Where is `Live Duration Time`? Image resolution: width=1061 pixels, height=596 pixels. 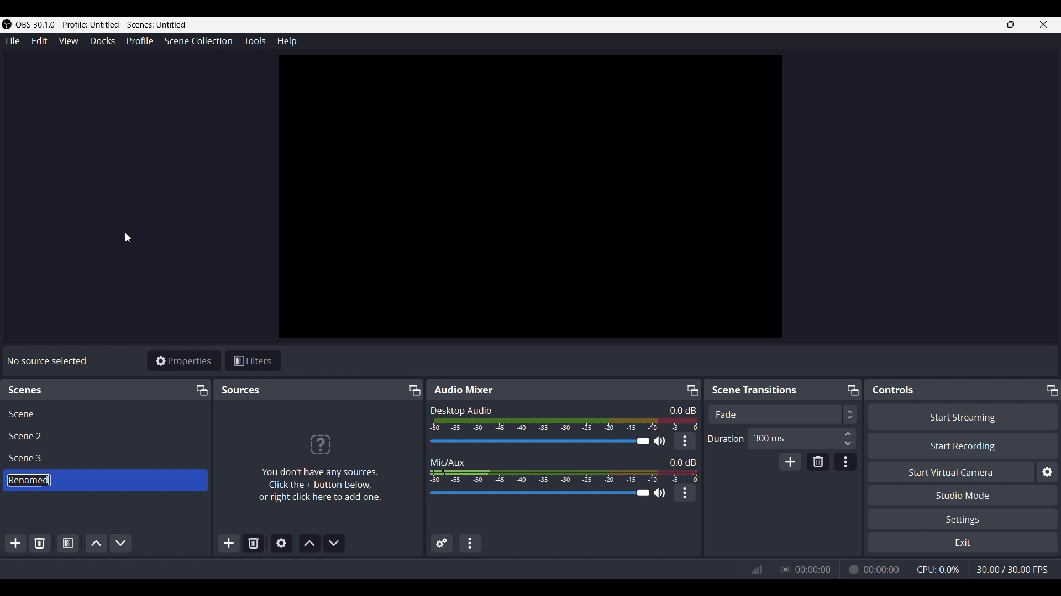 Live Duration Time is located at coordinates (813, 570).